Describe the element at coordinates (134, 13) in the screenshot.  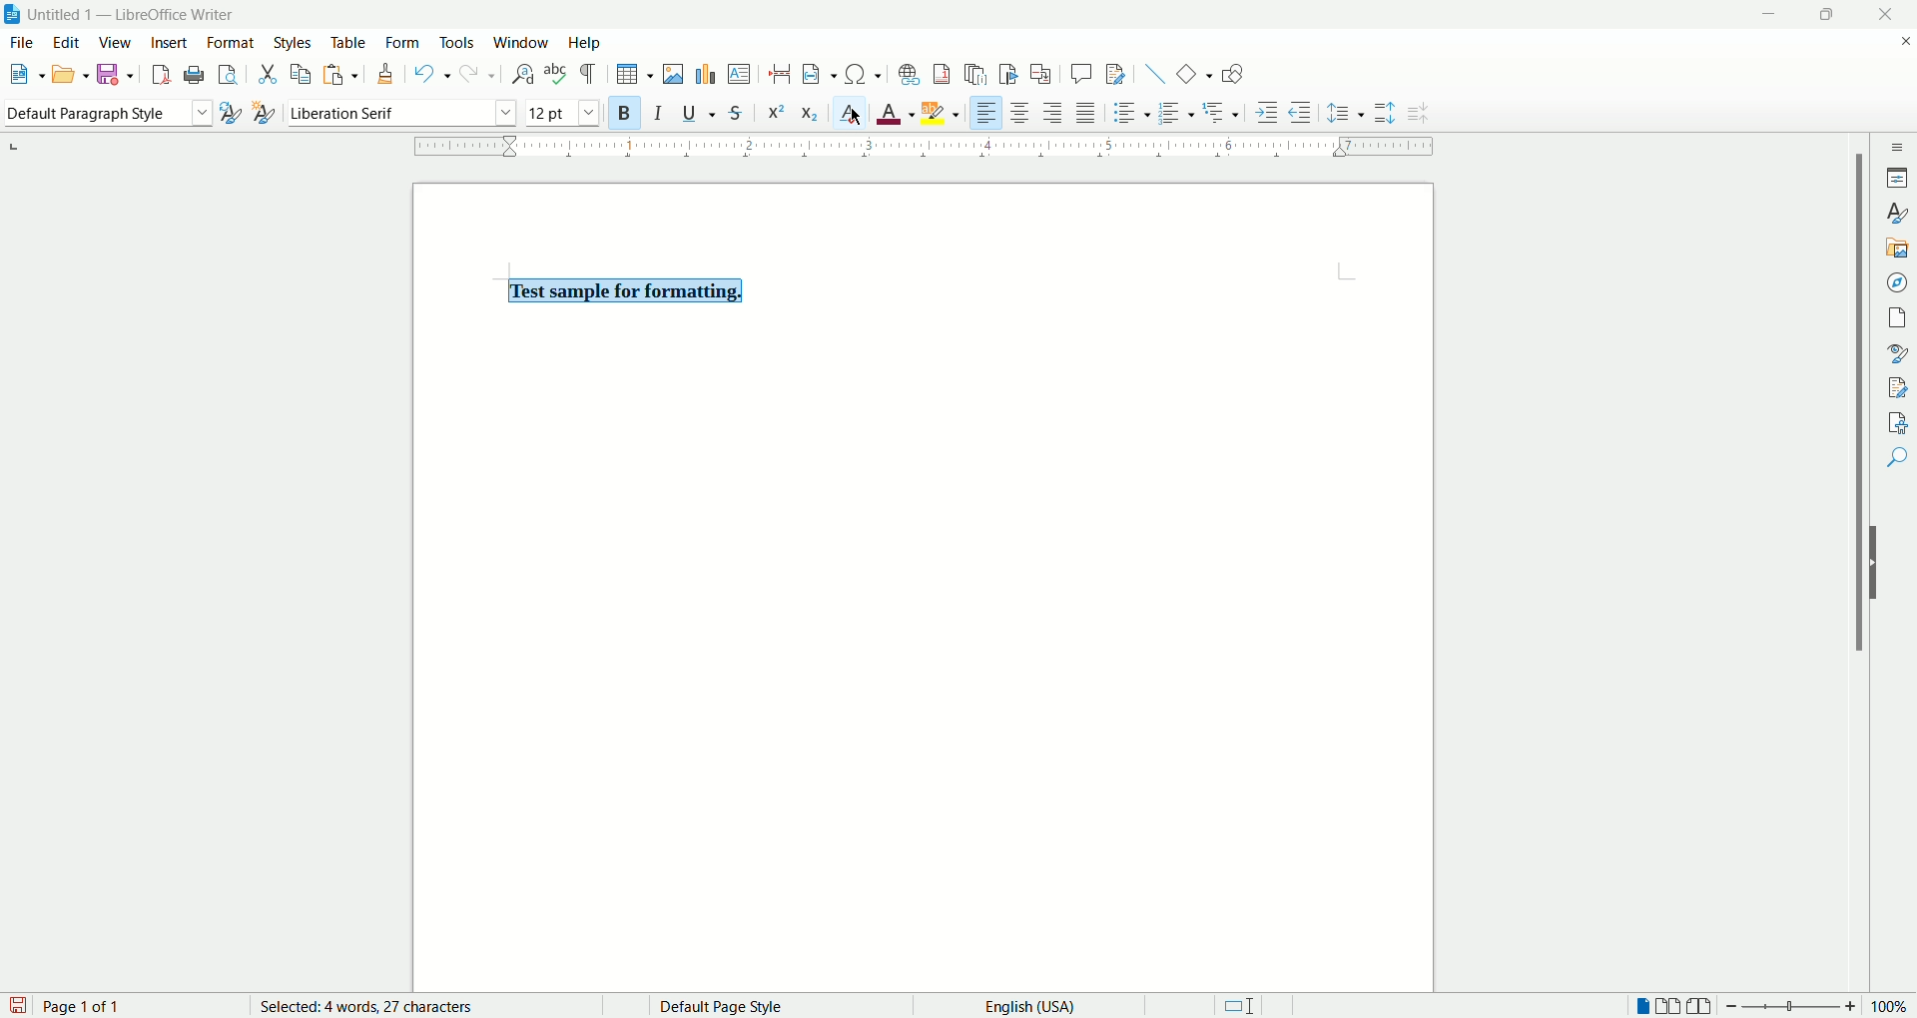
I see `Untitled1 - LibreOffice Writer` at that location.